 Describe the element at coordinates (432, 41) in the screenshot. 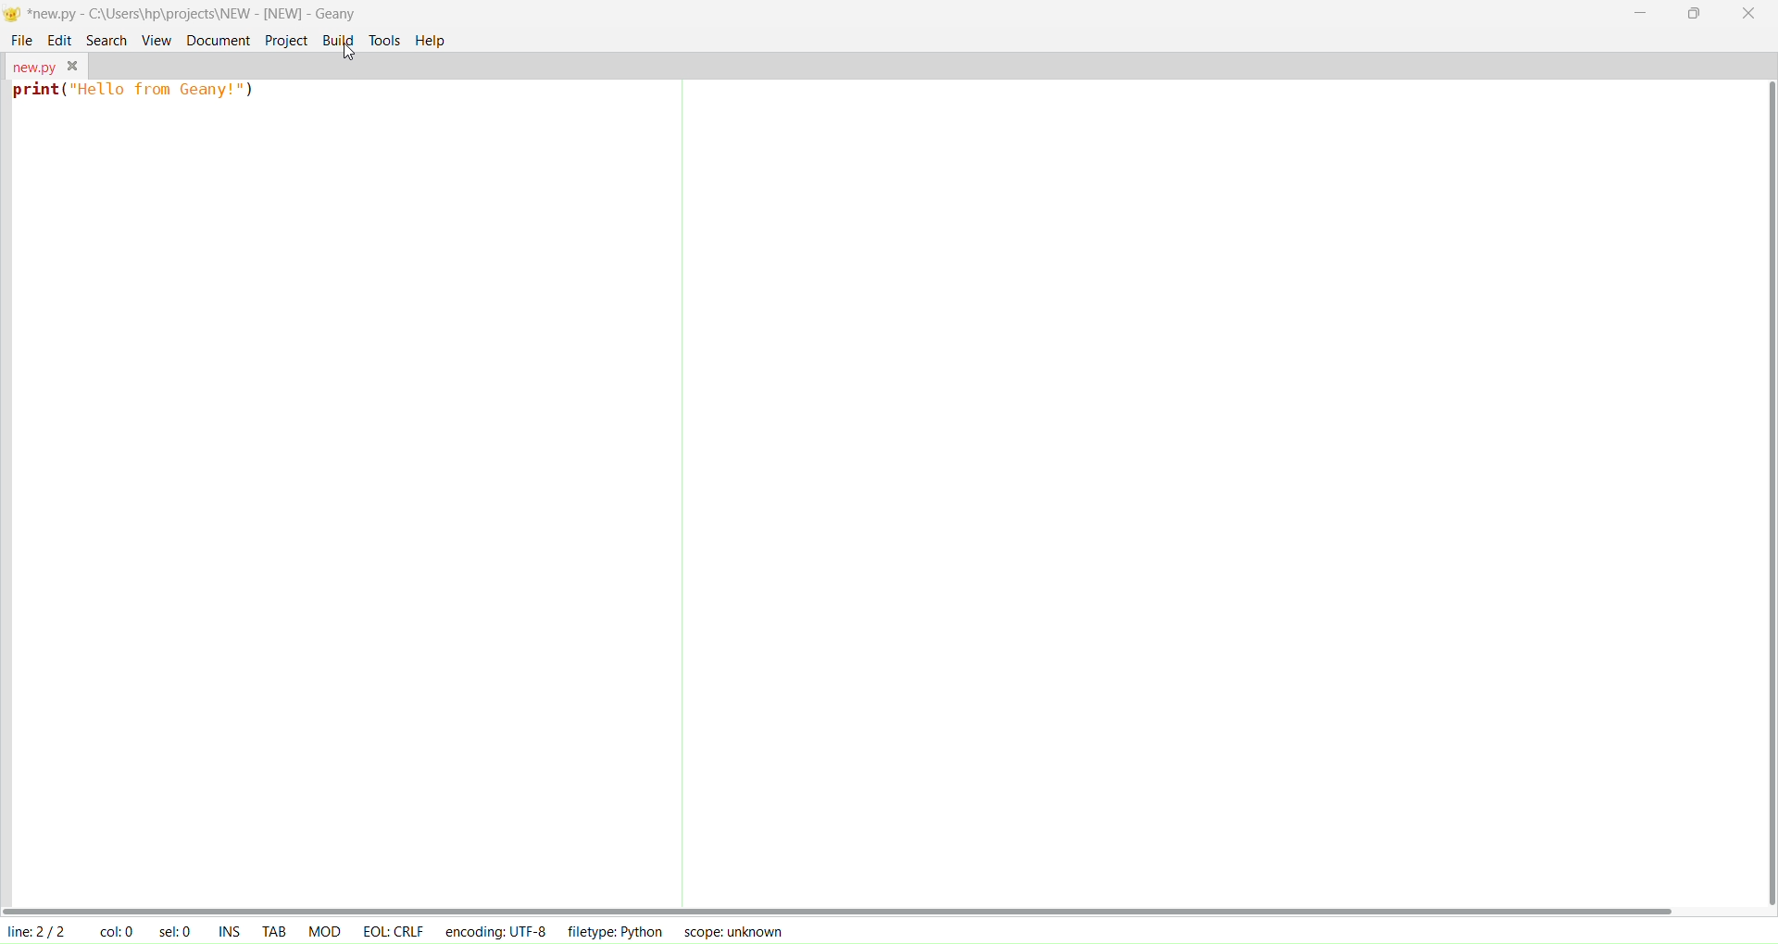

I see `help` at that location.